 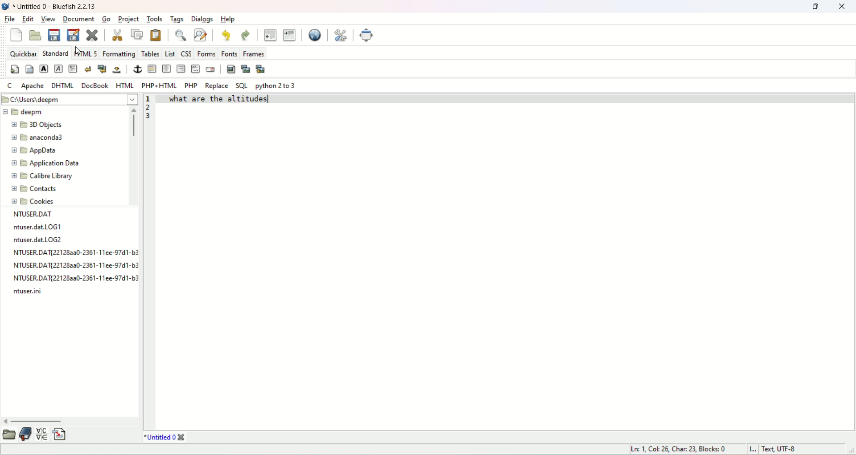 I want to click on go, so click(x=105, y=19).